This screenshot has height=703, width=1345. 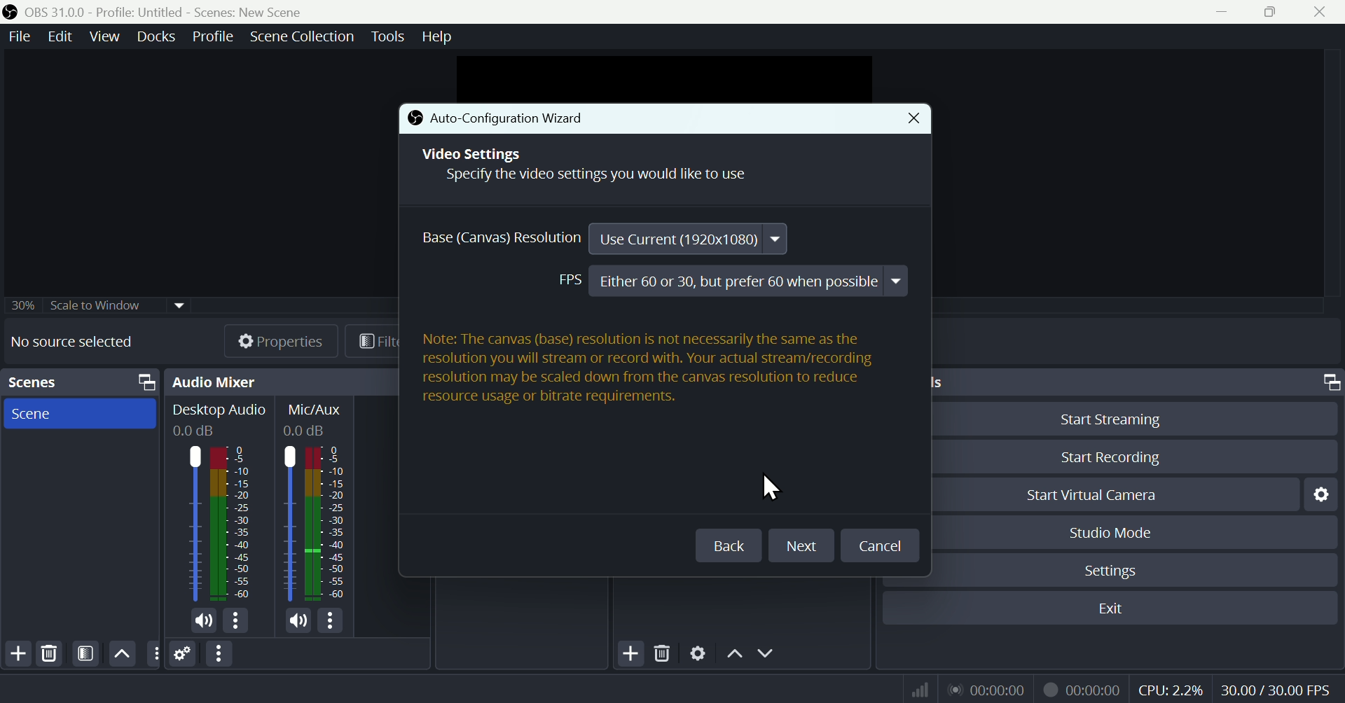 I want to click on Scene collection, so click(x=305, y=39).